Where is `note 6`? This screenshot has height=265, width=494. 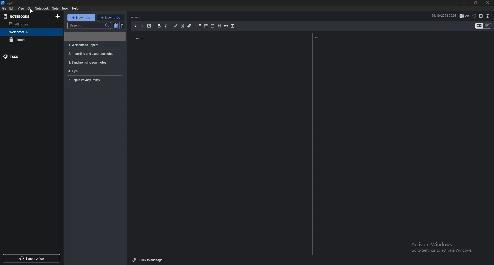 note 6 is located at coordinates (94, 79).